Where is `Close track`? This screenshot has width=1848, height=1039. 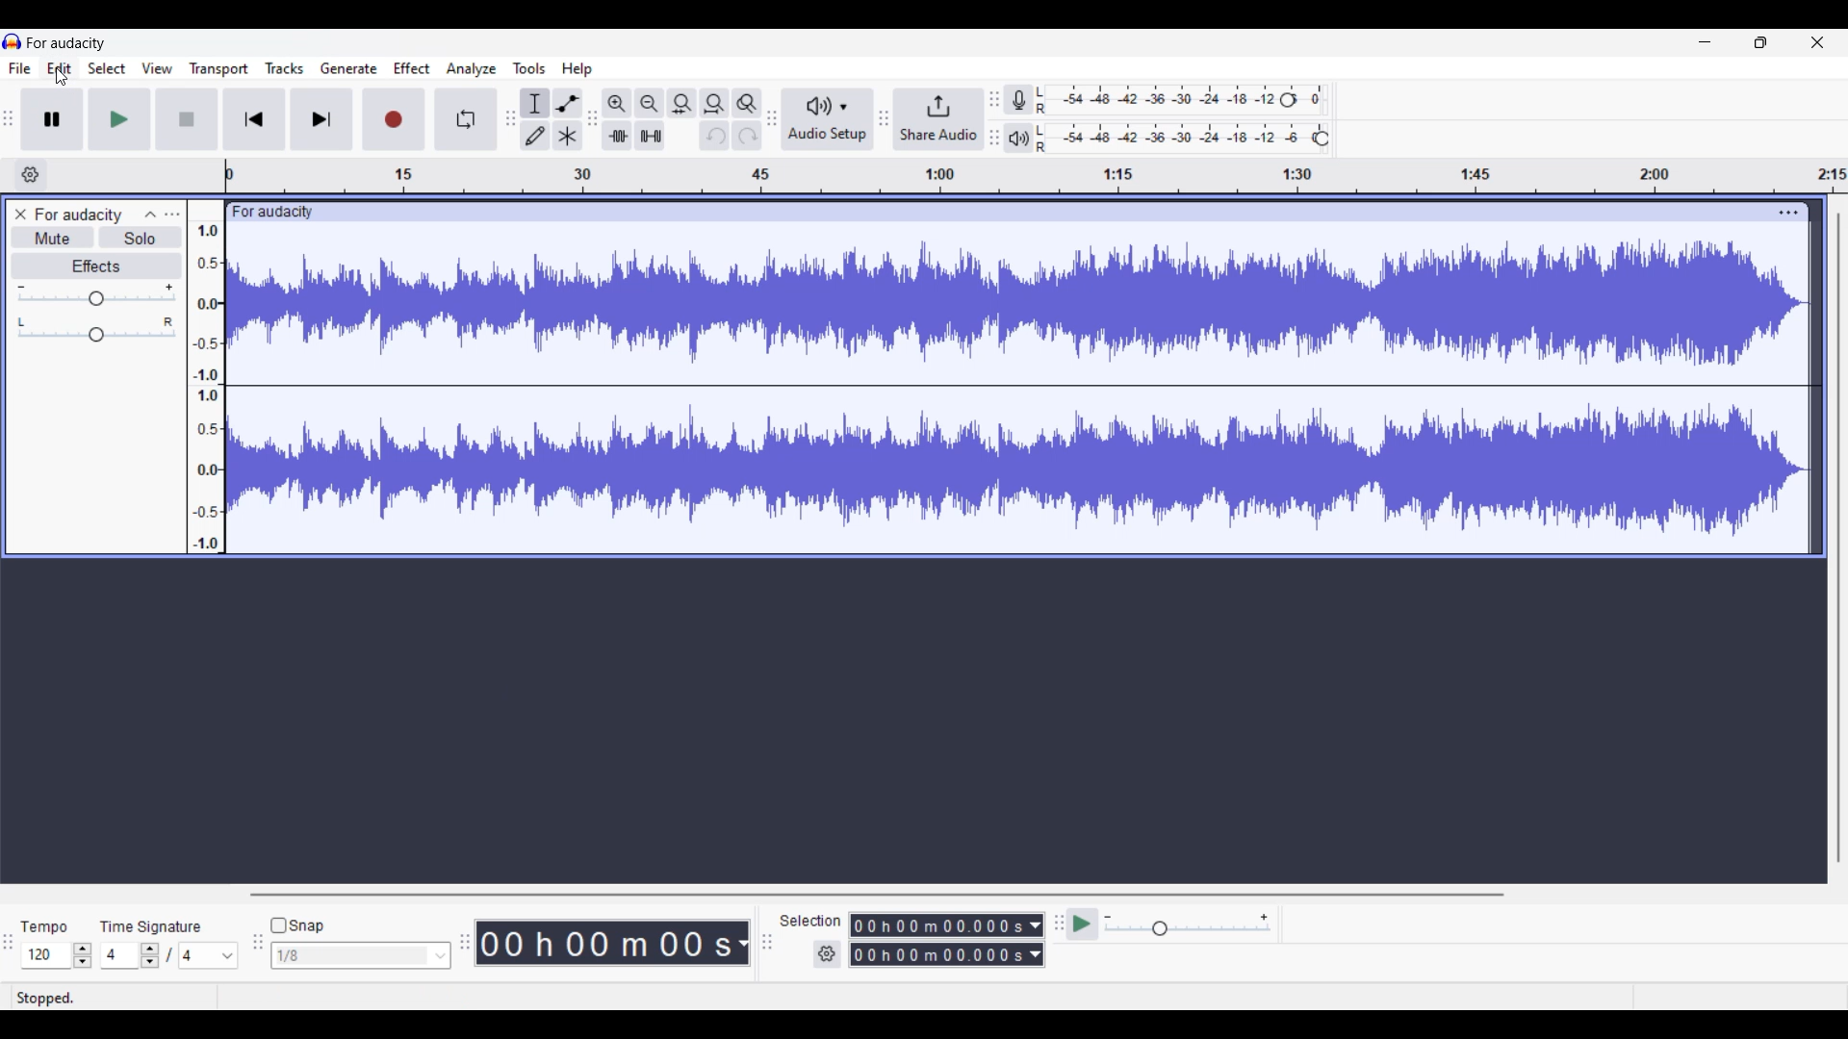
Close track is located at coordinates (20, 215).